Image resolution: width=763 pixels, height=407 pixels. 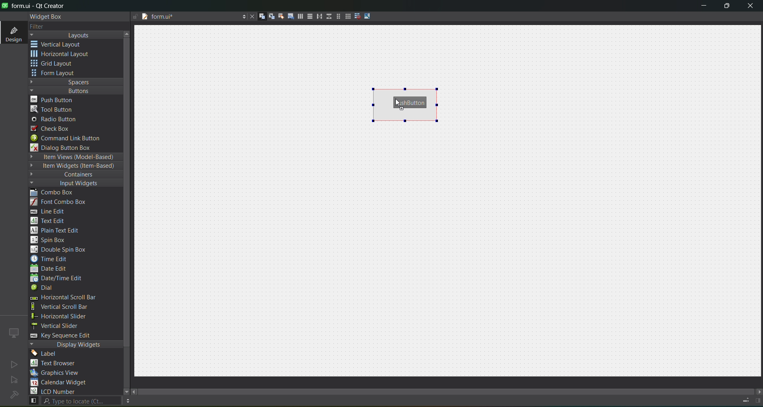 What do you see at coordinates (57, 64) in the screenshot?
I see `grid` at bounding box center [57, 64].